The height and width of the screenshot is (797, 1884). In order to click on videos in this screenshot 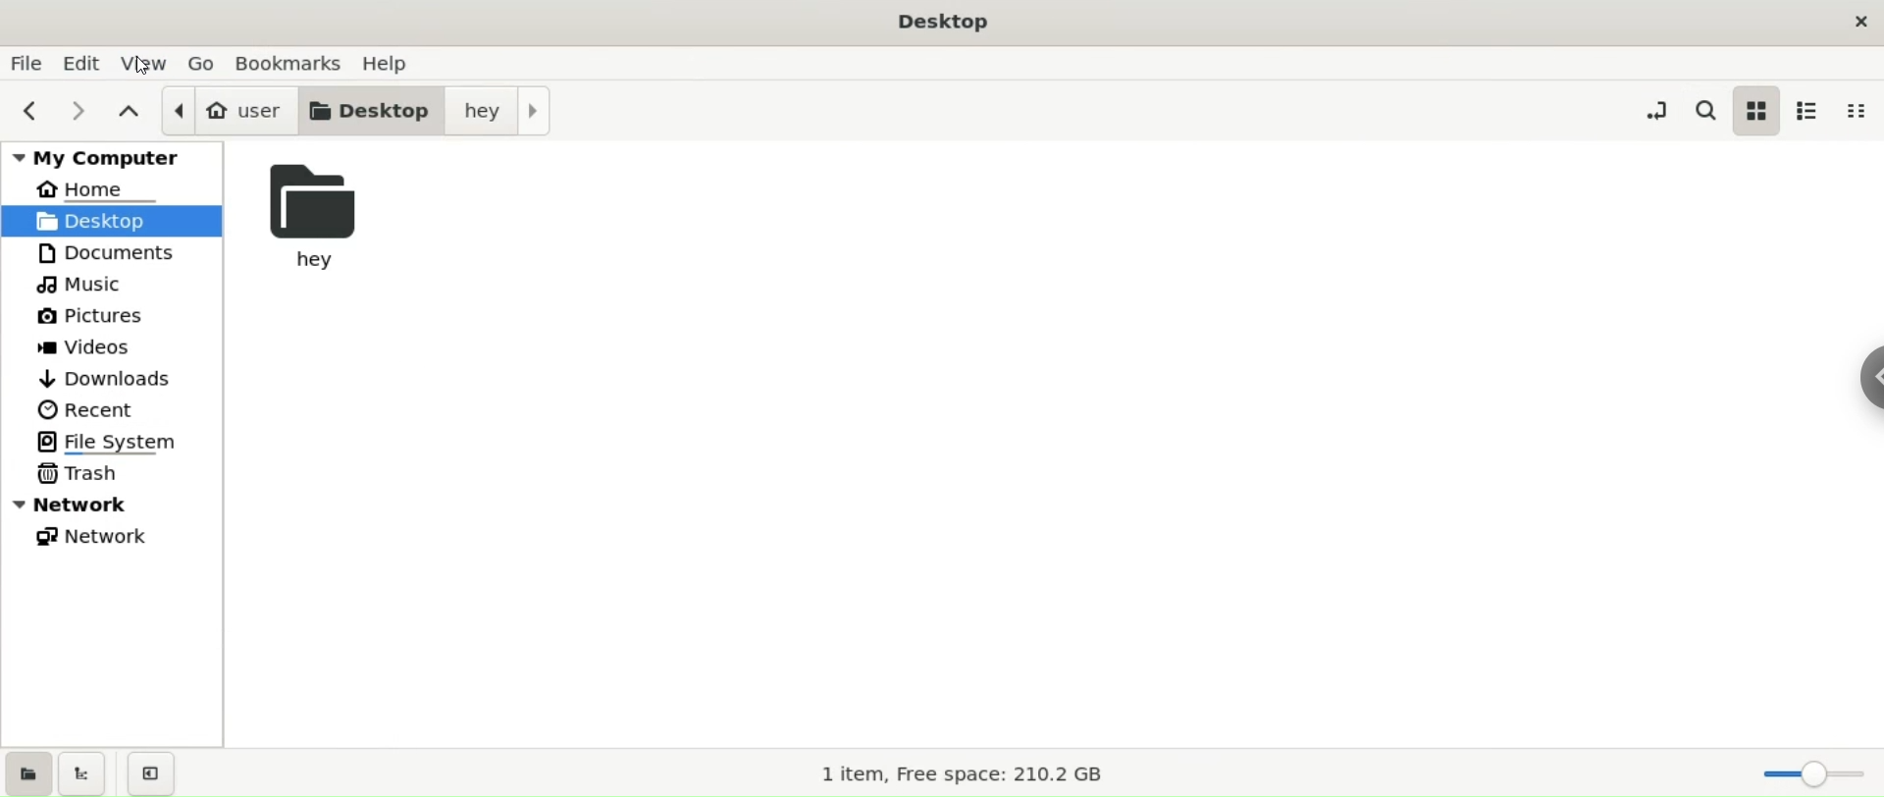, I will do `click(125, 347)`.